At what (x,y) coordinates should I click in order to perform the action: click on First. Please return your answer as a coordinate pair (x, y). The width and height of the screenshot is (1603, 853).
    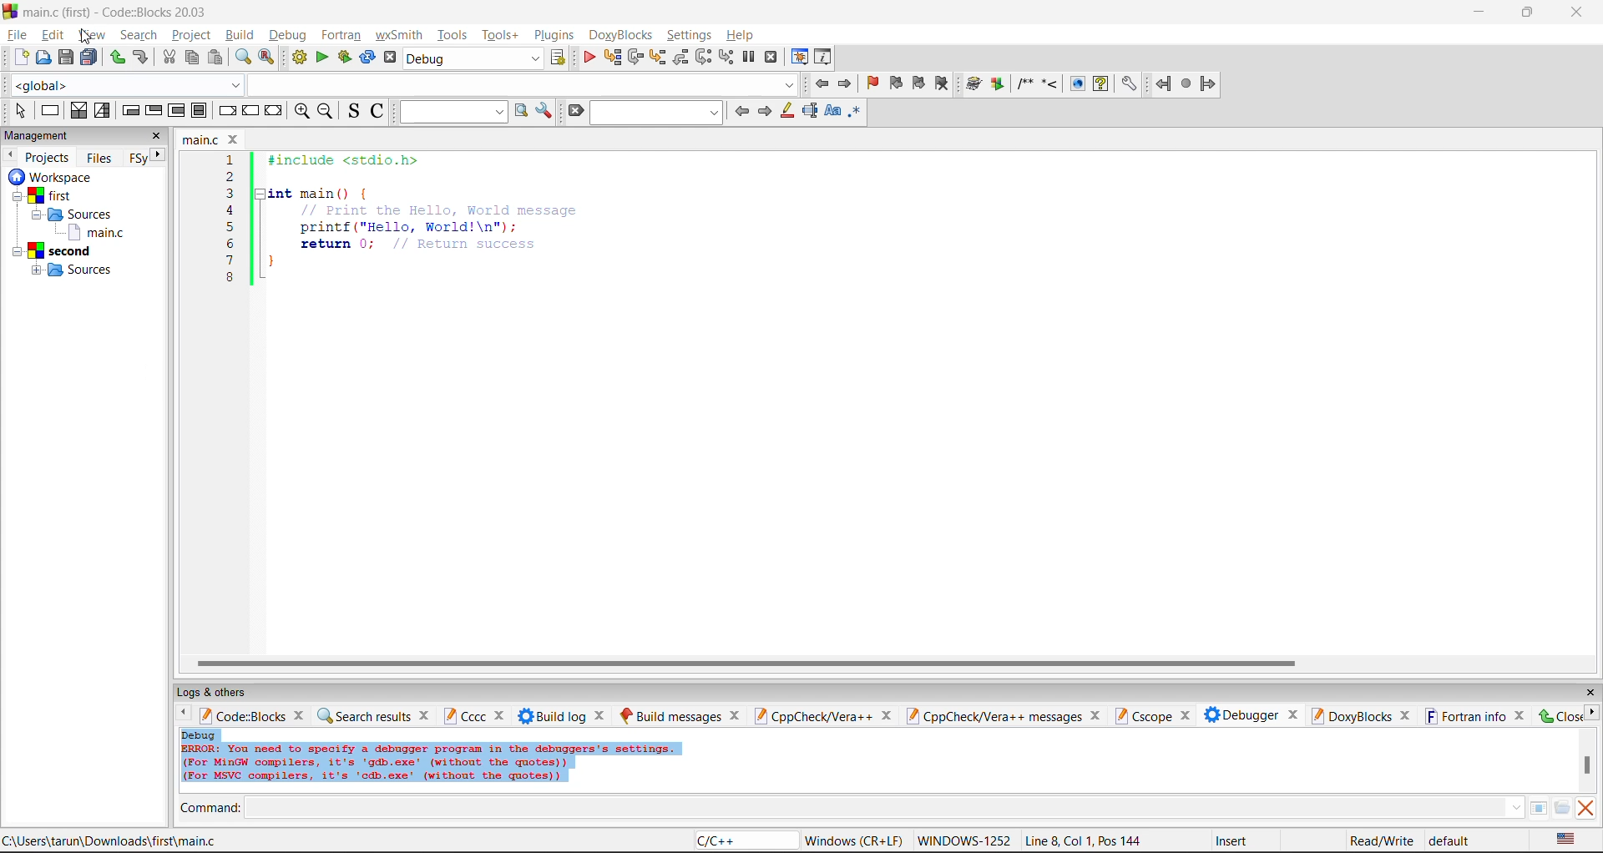
    Looking at the image, I should click on (53, 194).